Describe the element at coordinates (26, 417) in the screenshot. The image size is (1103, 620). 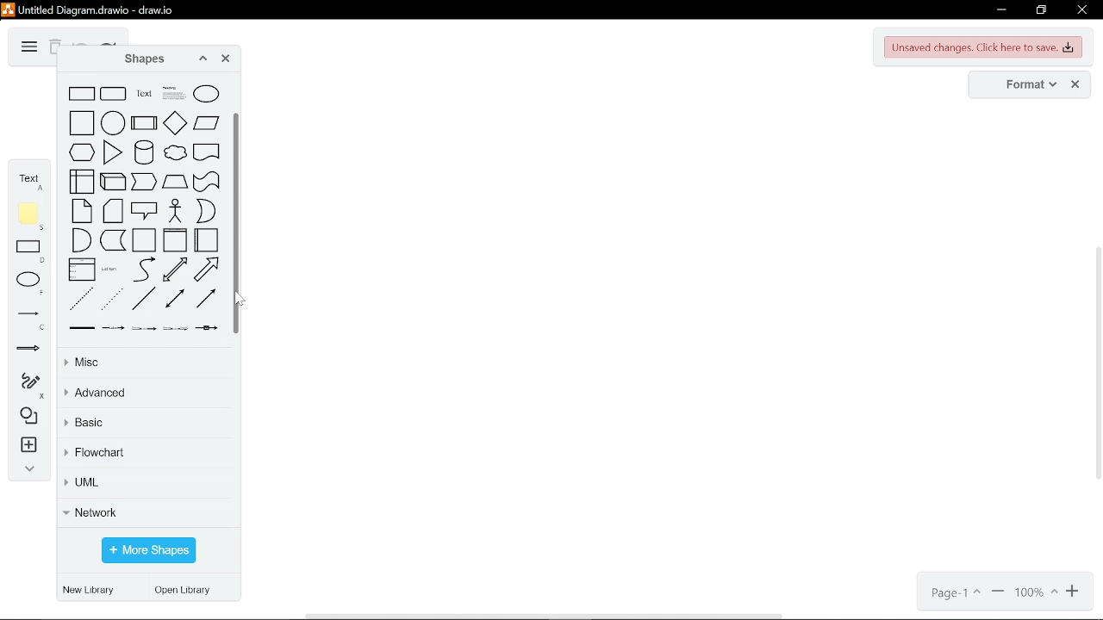
I see `shapes` at that location.